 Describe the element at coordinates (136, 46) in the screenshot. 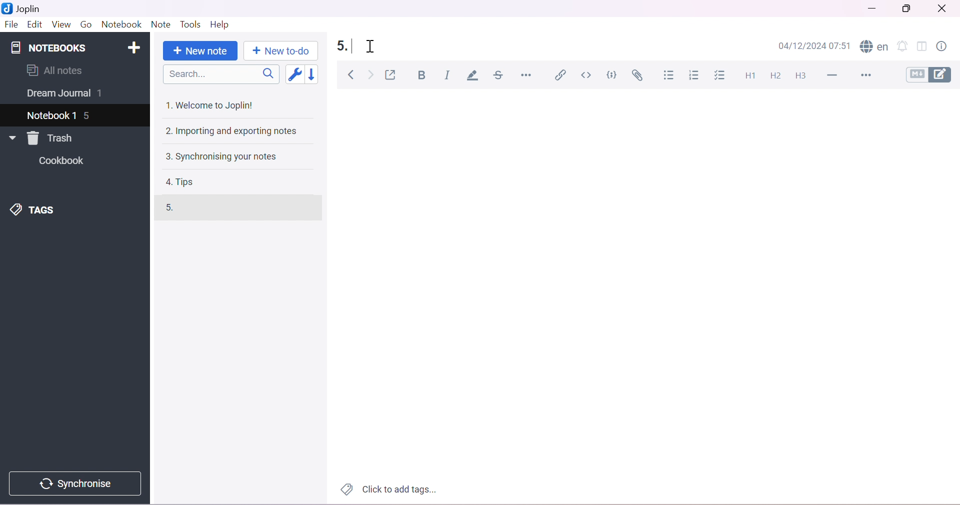

I see `Add notebook` at that location.